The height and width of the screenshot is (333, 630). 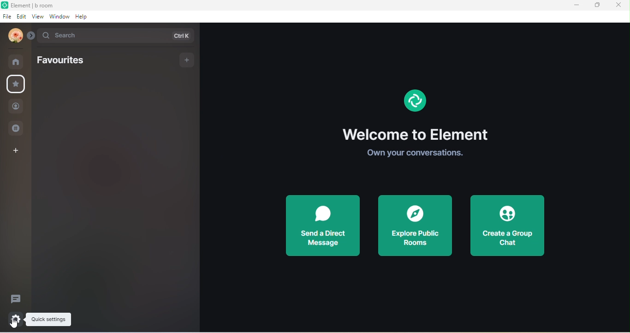 What do you see at coordinates (14, 318) in the screenshot?
I see `quick settings` at bounding box center [14, 318].